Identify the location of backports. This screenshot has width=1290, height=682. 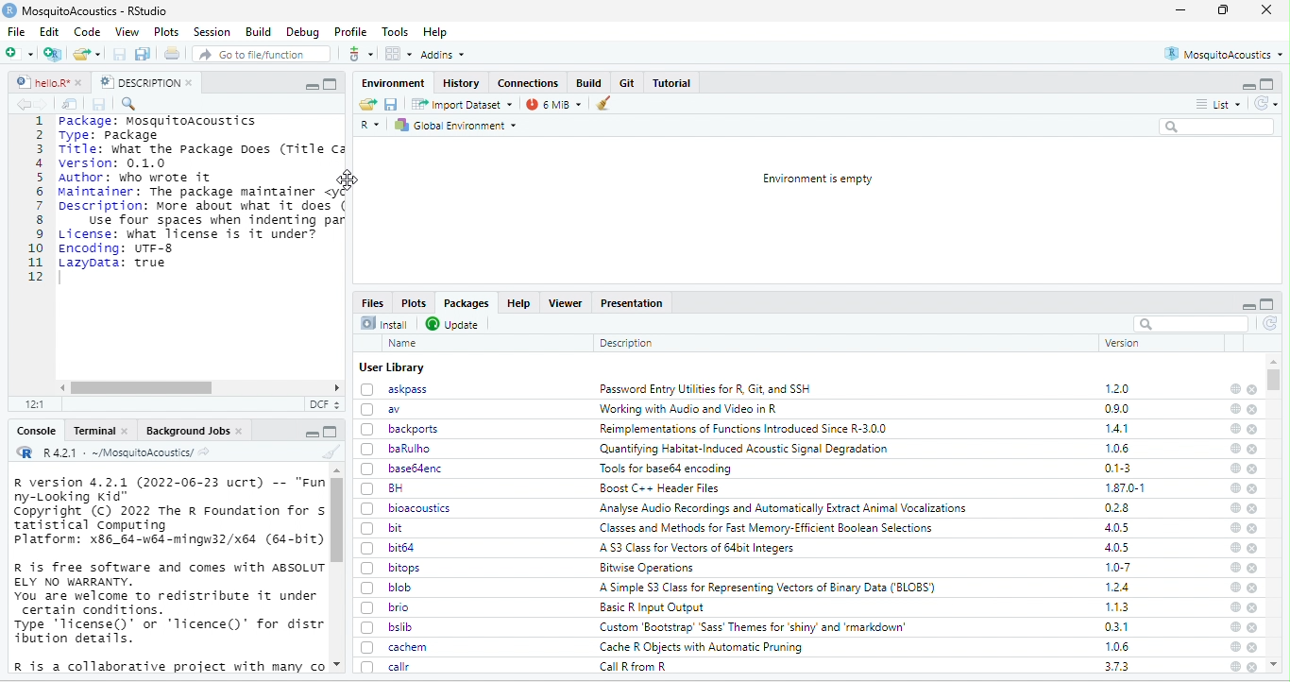
(399, 429).